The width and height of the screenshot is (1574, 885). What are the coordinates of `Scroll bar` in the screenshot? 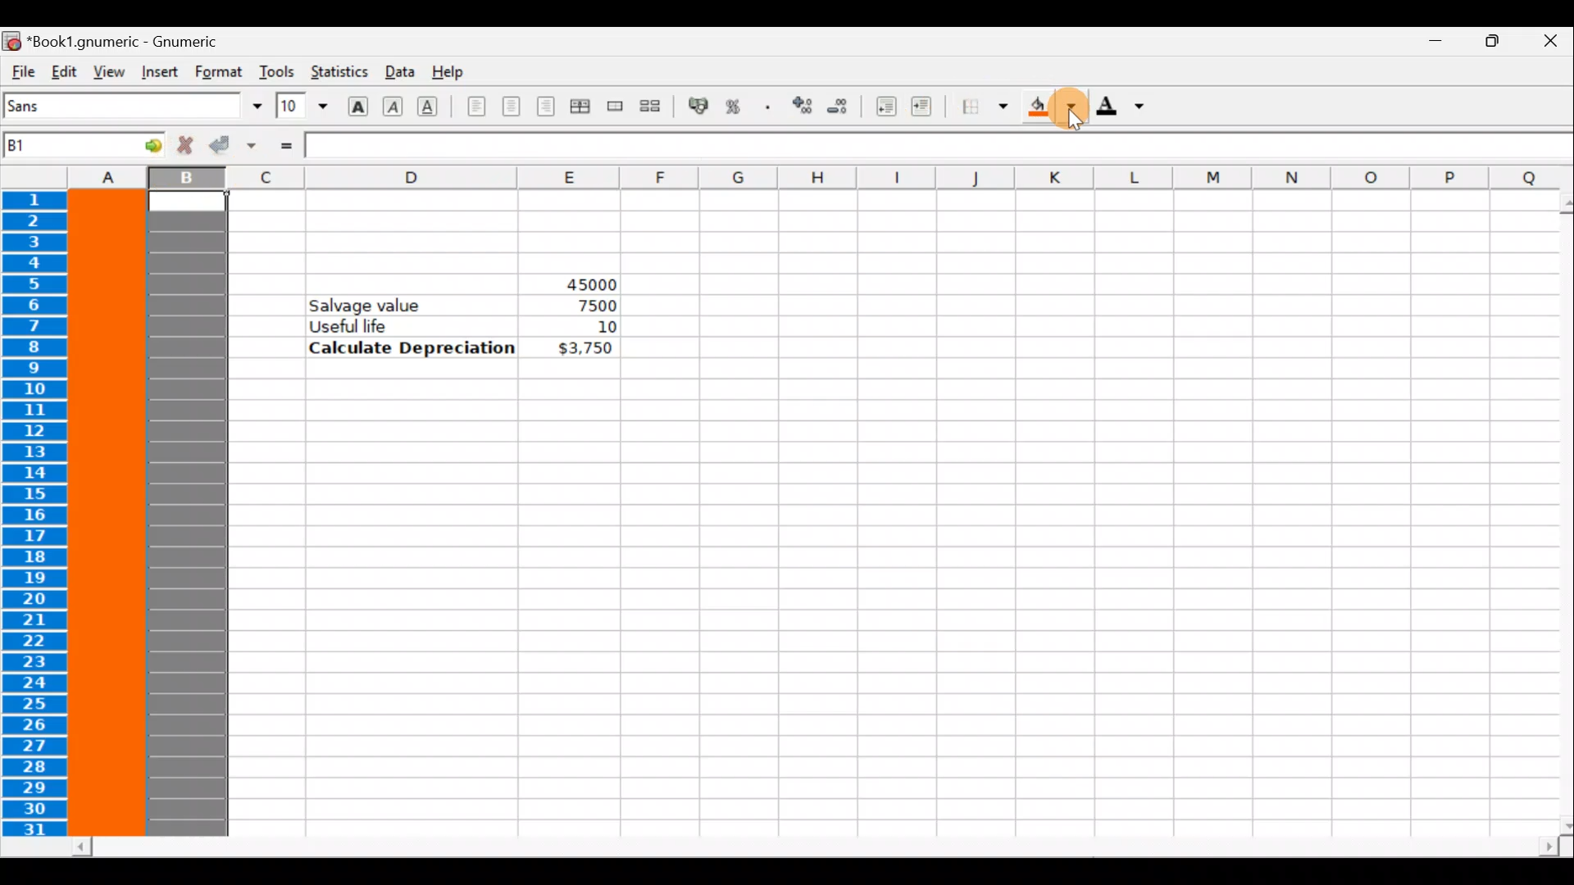 It's located at (1554, 514).